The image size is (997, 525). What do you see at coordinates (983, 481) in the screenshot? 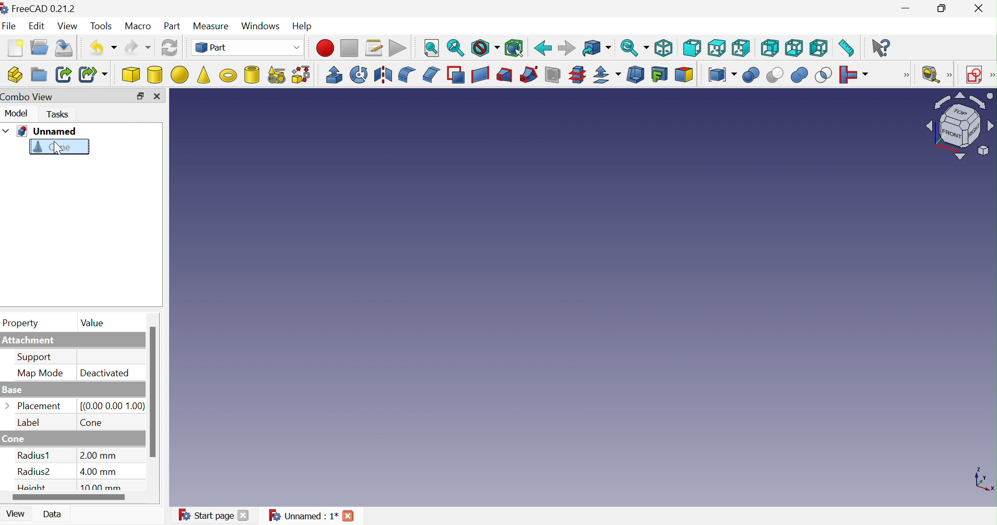
I see `x, y, z axis` at bounding box center [983, 481].